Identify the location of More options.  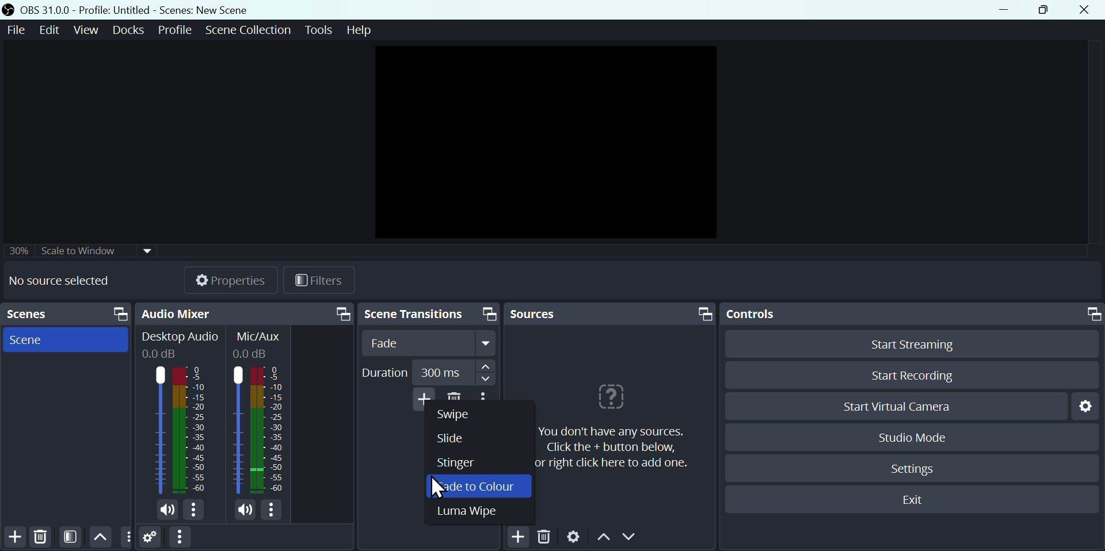
(179, 538).